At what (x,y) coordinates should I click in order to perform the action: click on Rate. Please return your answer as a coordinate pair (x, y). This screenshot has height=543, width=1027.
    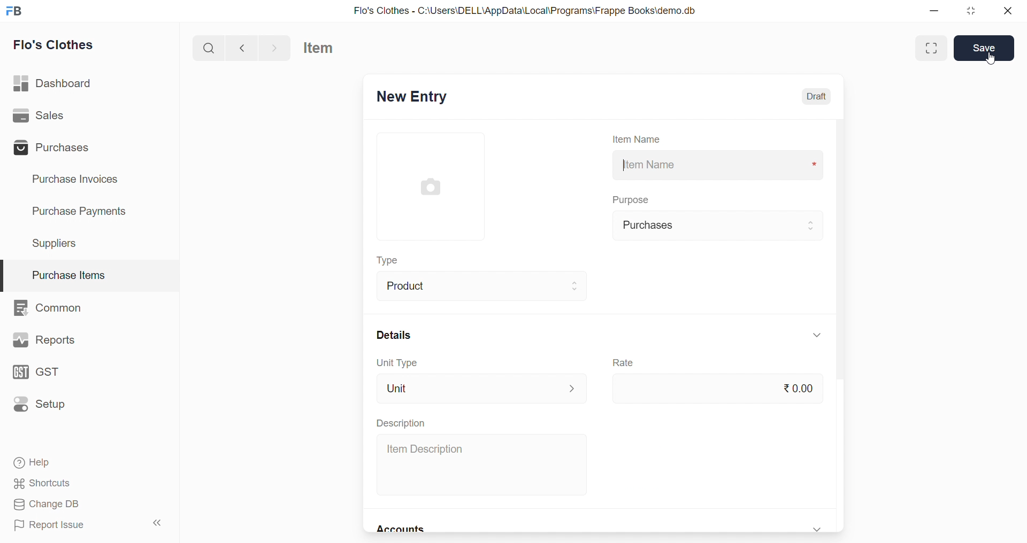
    Looking at the image, I should click on (625, 363).